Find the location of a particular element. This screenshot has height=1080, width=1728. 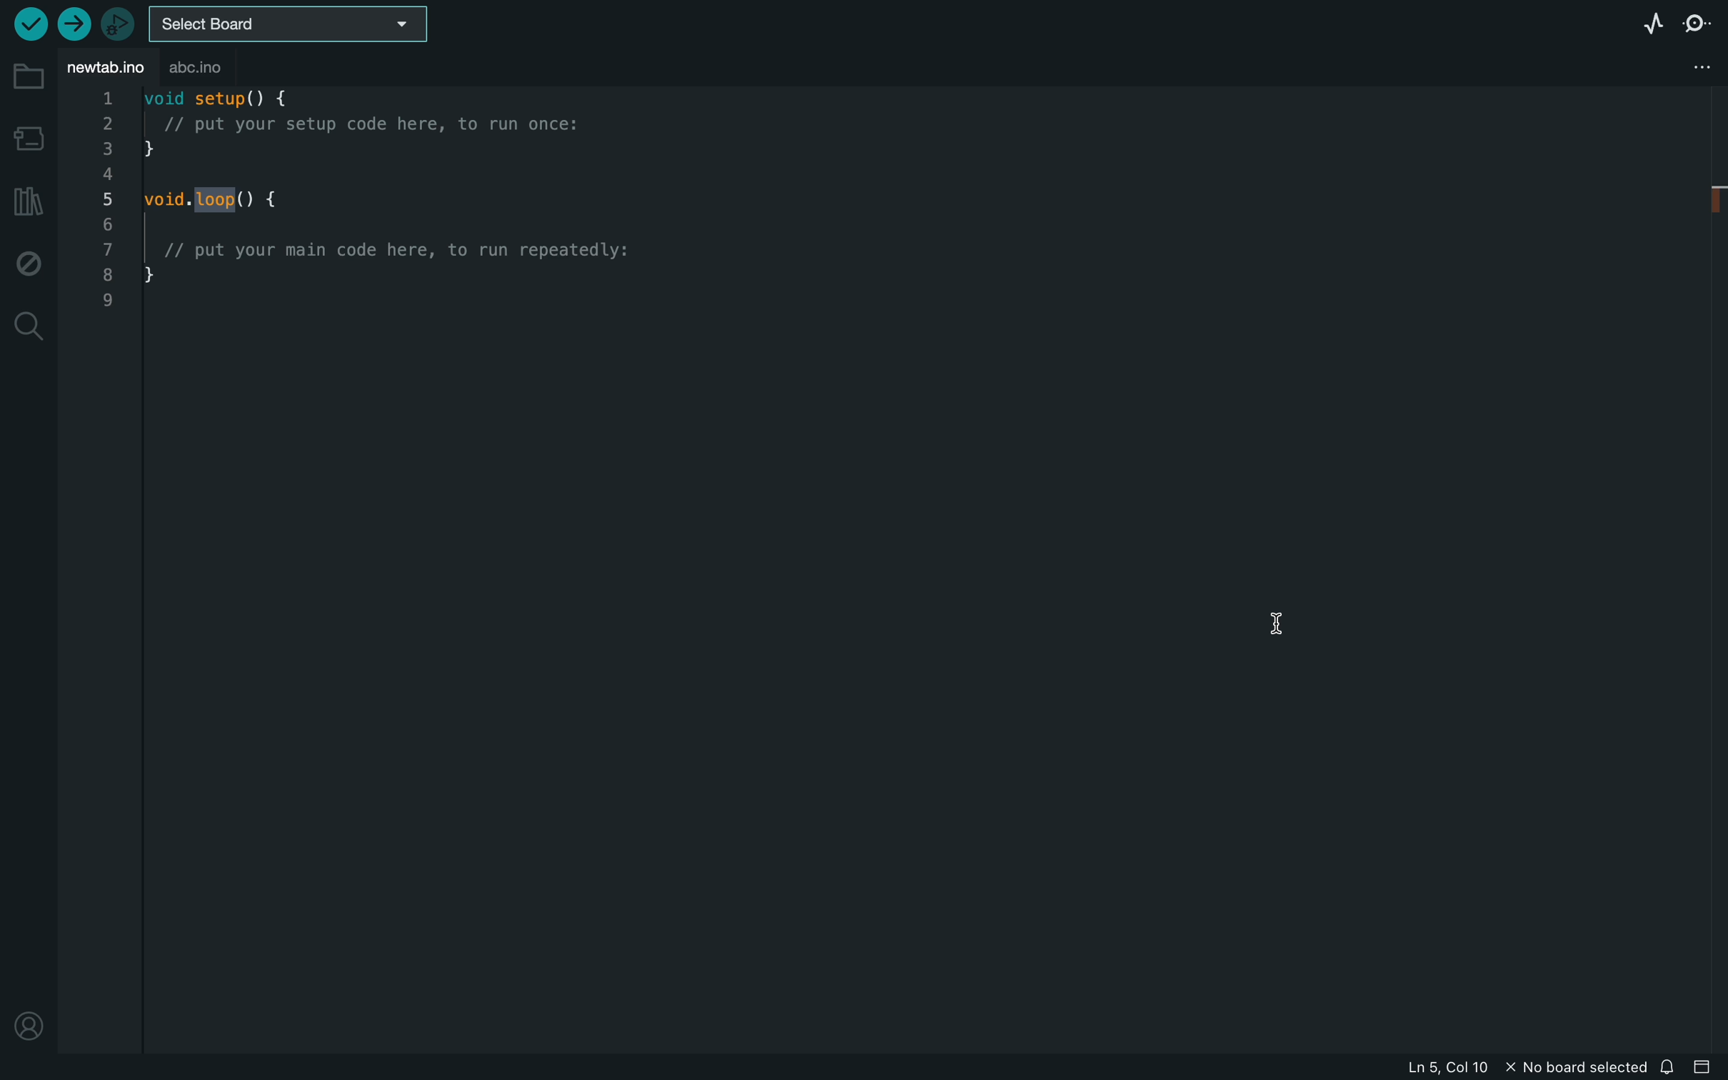

board selecter is located at coordinates (297, 26).